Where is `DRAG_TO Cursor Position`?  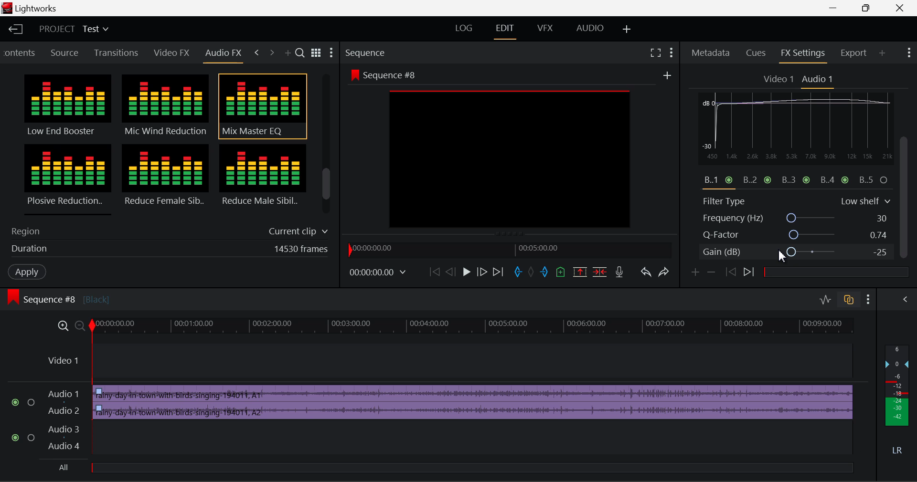 DRAG_TO Cursor Position is located at coordinates (786, 253).